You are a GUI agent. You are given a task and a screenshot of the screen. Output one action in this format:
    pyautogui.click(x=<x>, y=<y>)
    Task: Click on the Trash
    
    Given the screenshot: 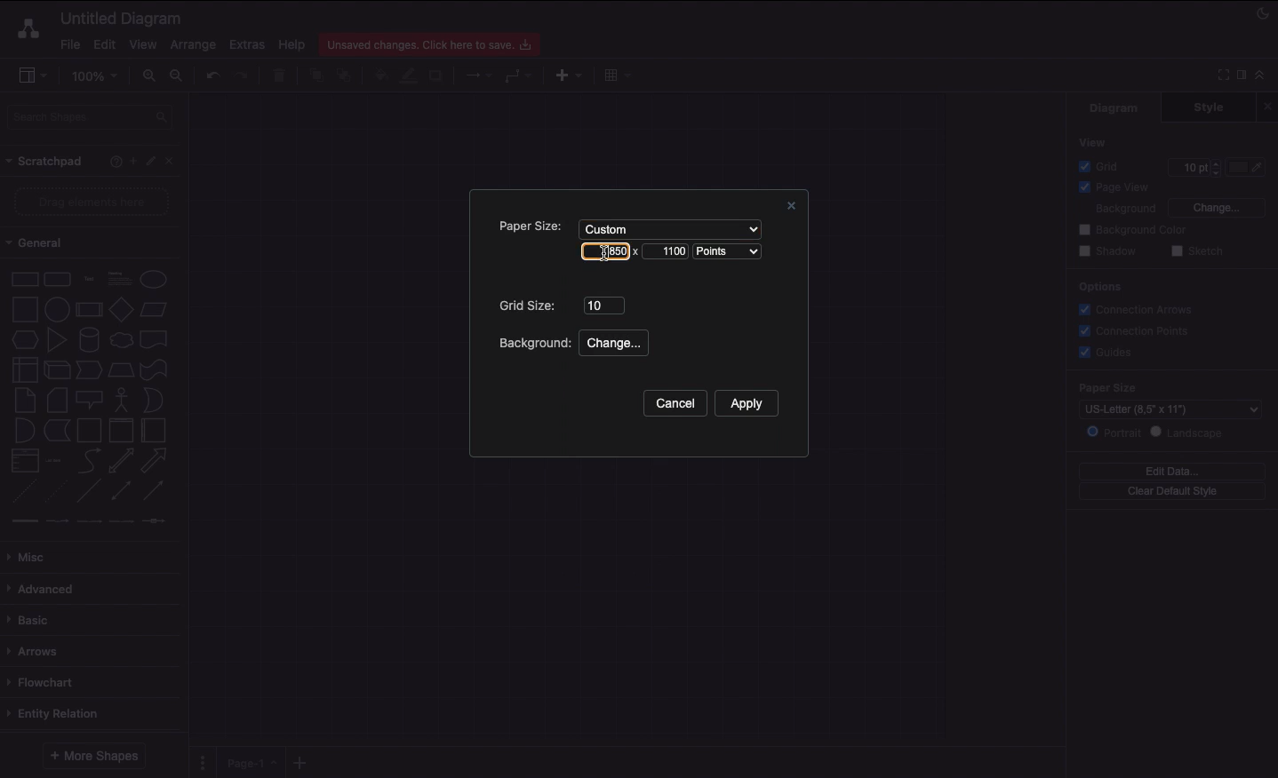 What is the action you would take?
    pyautogui.click(x=282, y=76)
    